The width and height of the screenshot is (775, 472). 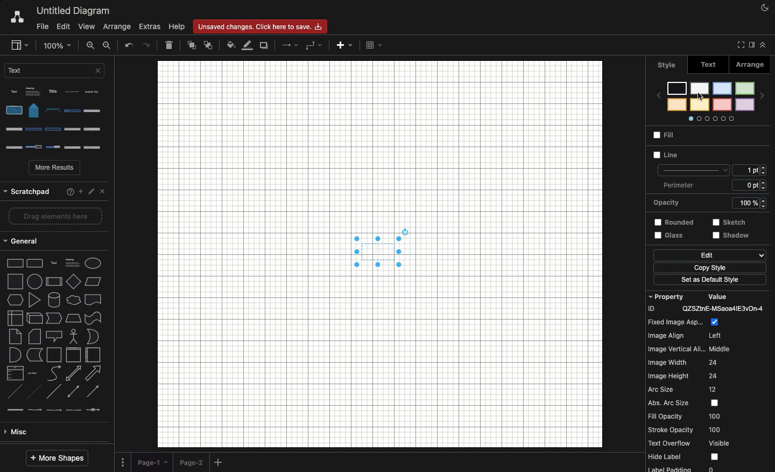 What do you see at coordinates (737, 237) in the screenshot?
I see `` at bounding box center [737, 237].